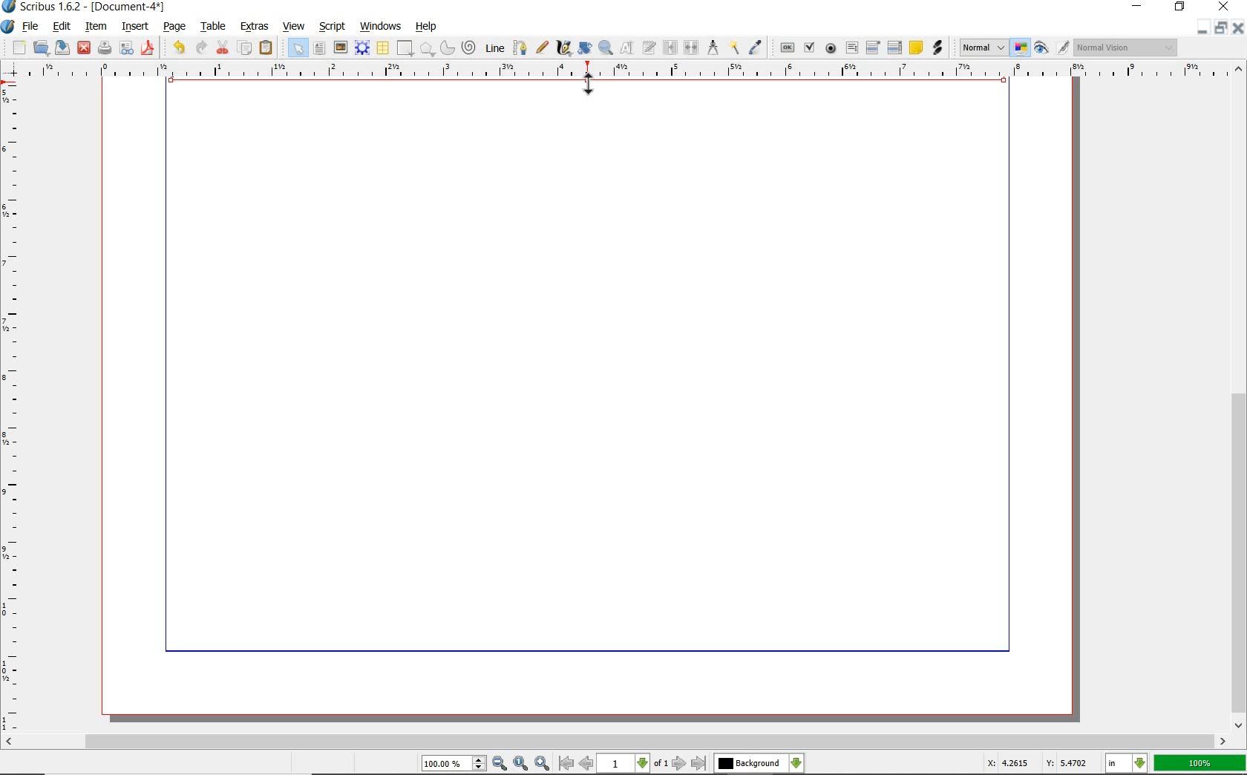 Image resolution: width=1247 pixels, height=775 pixels. What do you see at coordinates (294, 27) in the screenshot?
I see `view` at bounding box center [294, 27].